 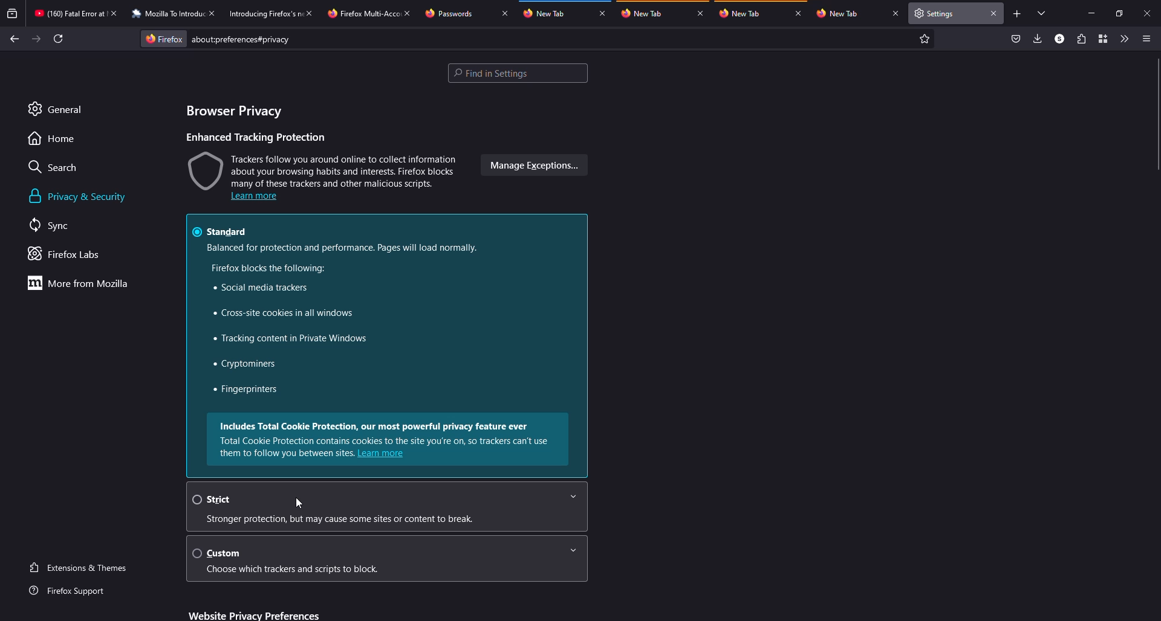 What do you see at coordinates (1018, 14) in the screenshot?
I see `add tab` at bounding box center [1018, 14].